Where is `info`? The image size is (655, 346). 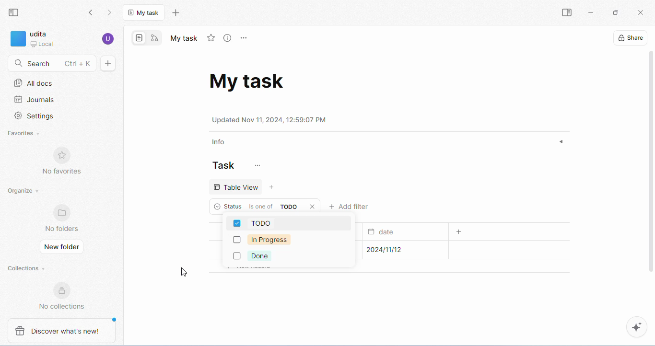 info is located at coordinates (219, 143).